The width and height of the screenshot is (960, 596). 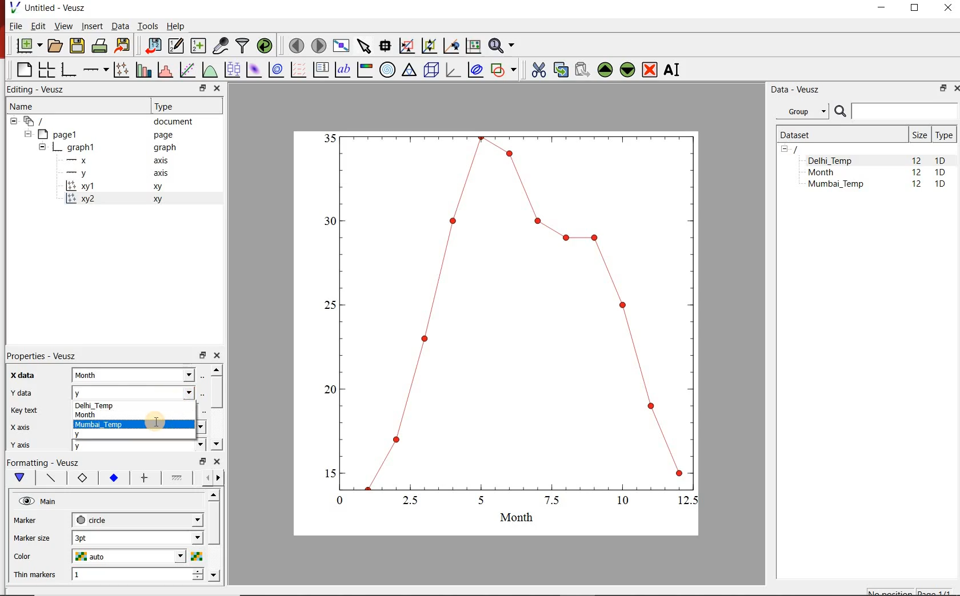 I want to click on Y, so click(x=139, y=392).